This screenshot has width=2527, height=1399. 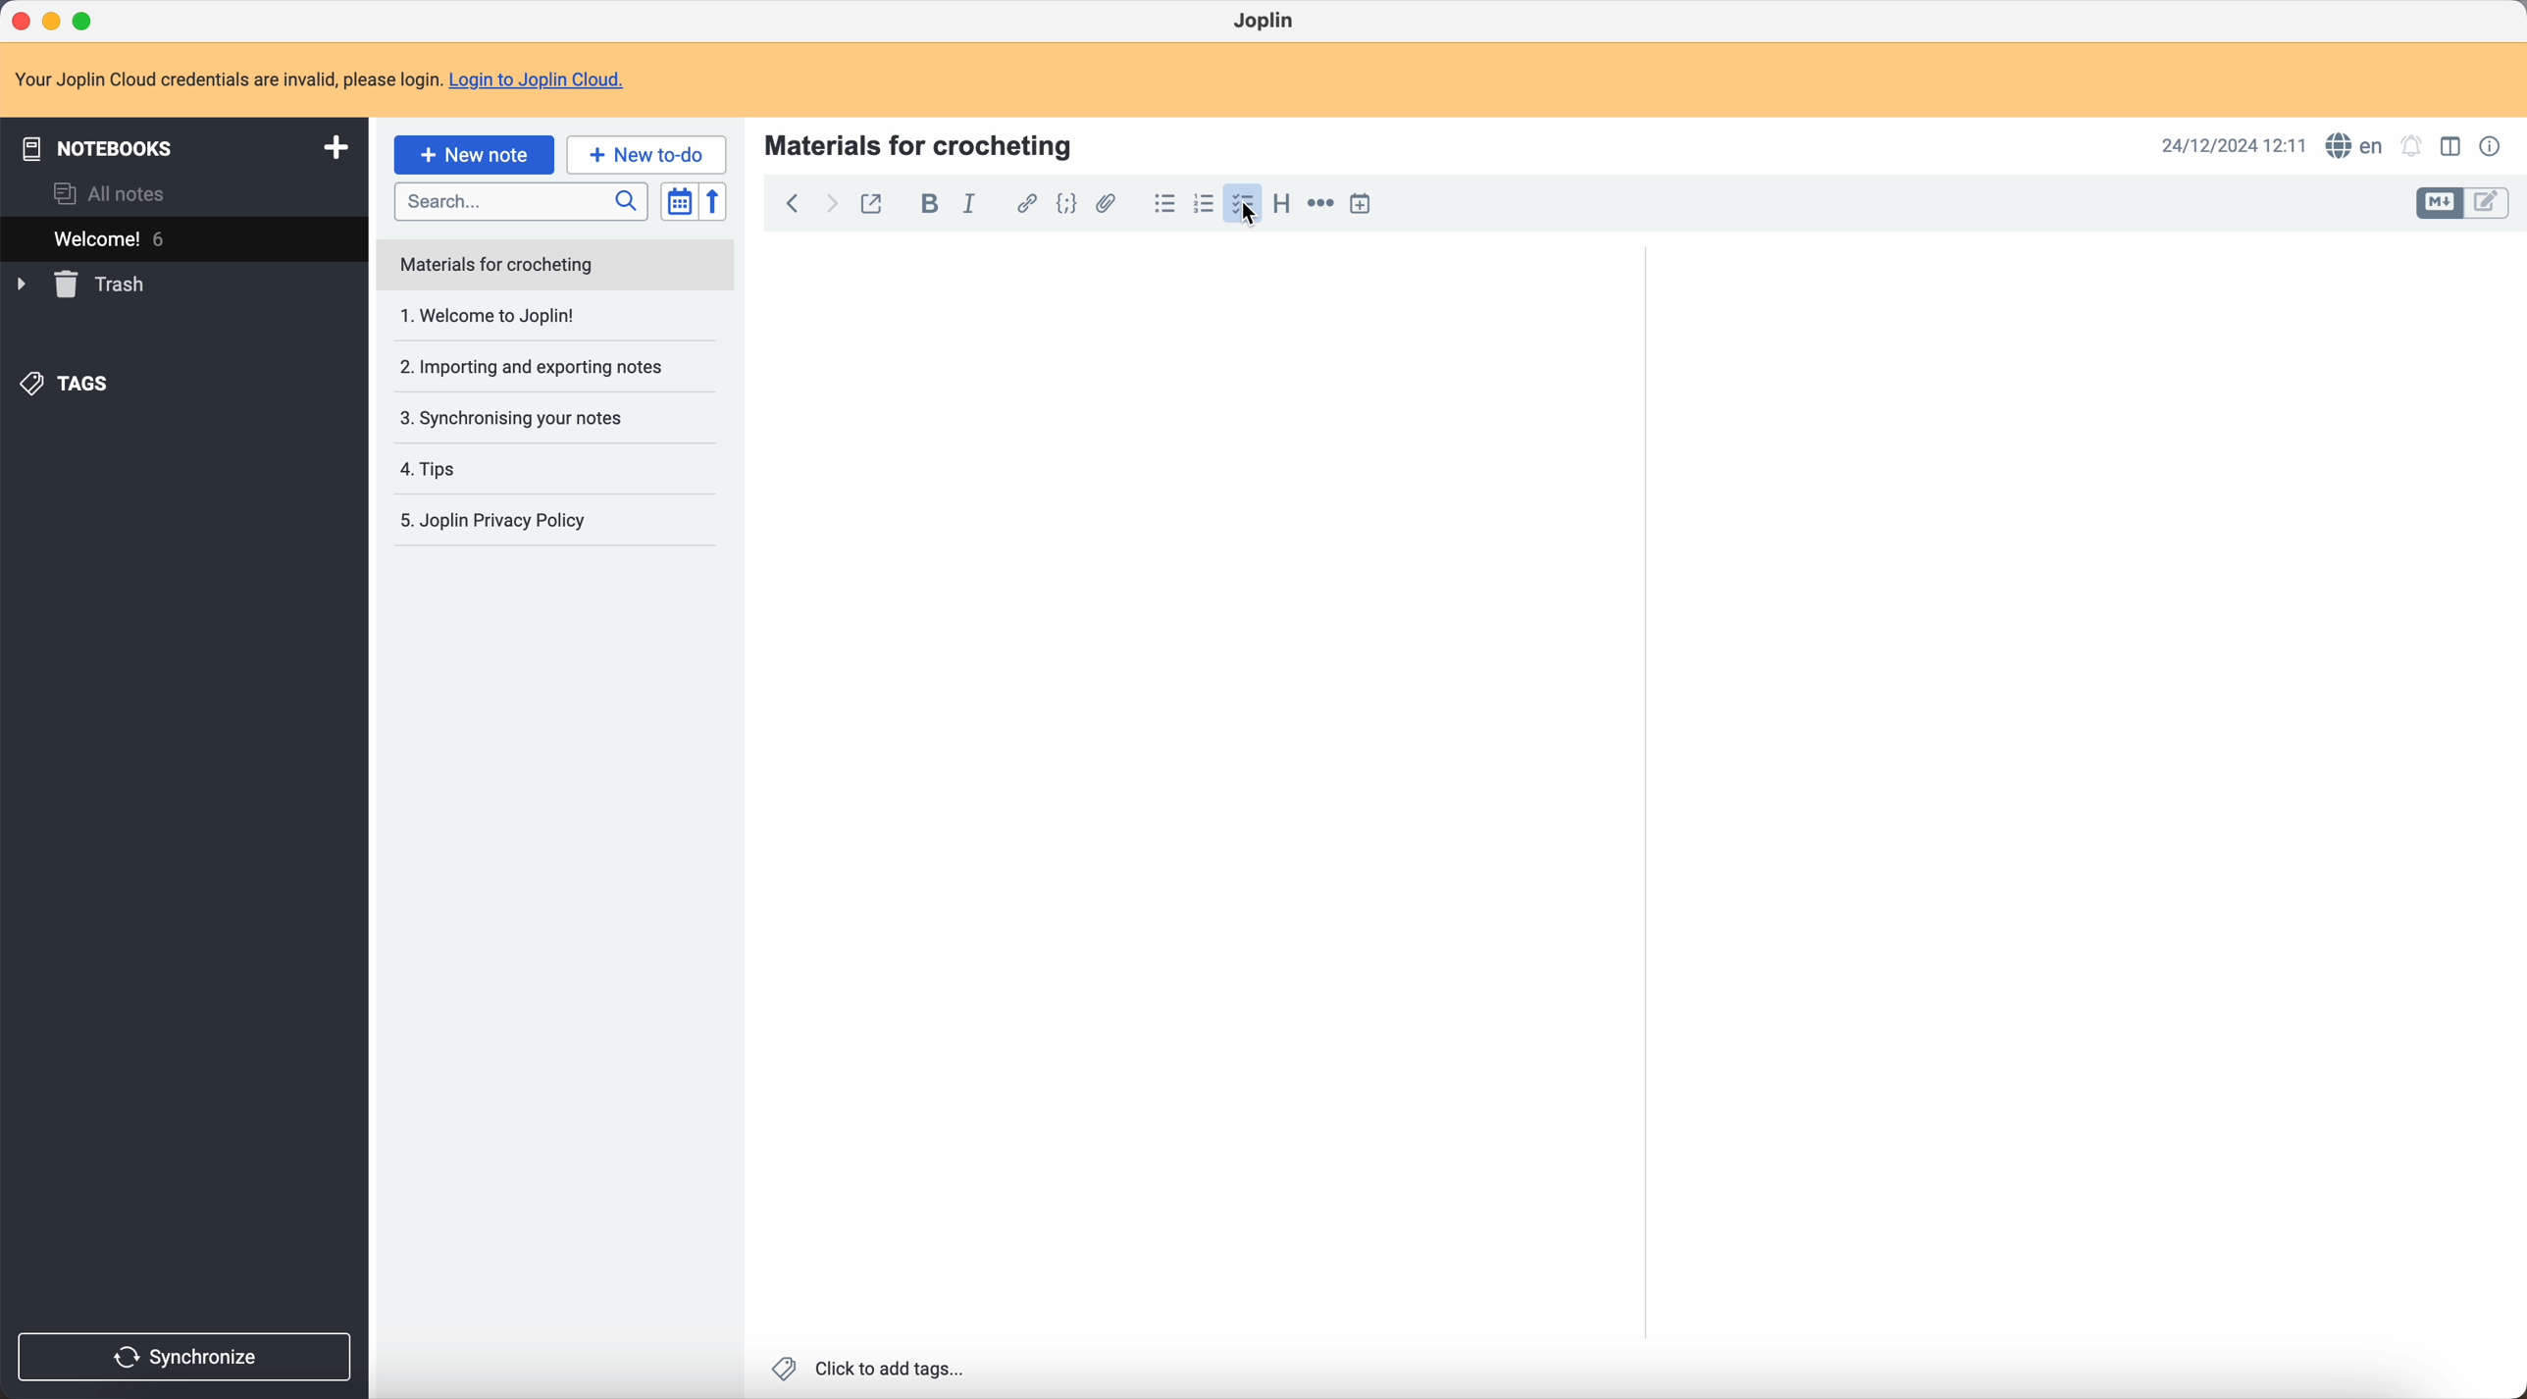 I want to click on note, so click(x=556, y=265).